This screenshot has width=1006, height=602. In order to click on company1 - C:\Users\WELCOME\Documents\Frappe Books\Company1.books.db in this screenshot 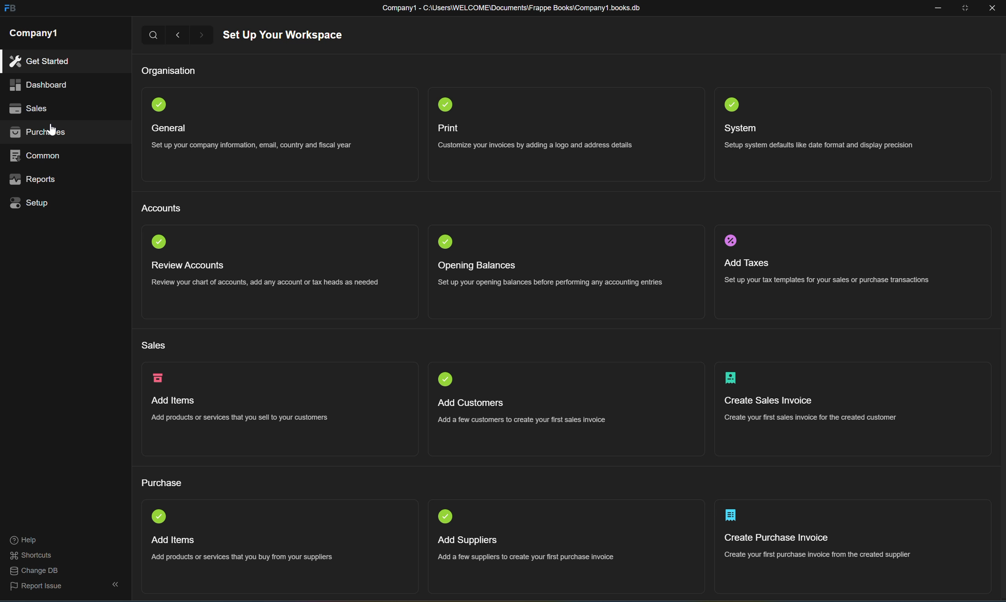, I will do `click(509, 9)`.